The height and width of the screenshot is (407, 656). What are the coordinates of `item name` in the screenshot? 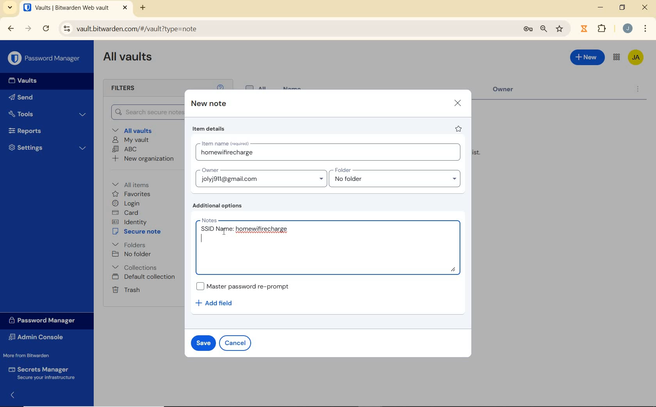 It's located at (330, 152).